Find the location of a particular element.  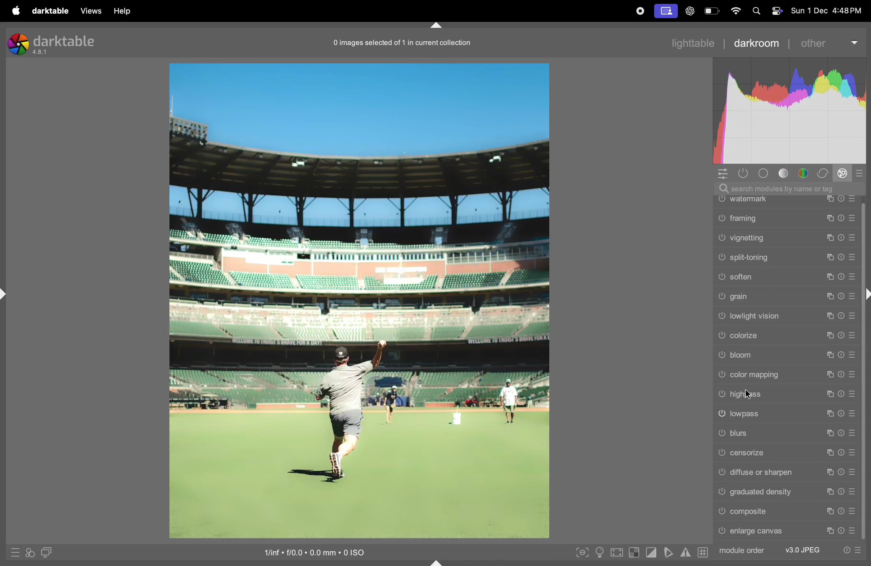

apple widgets is located at coordinates (768, 11).